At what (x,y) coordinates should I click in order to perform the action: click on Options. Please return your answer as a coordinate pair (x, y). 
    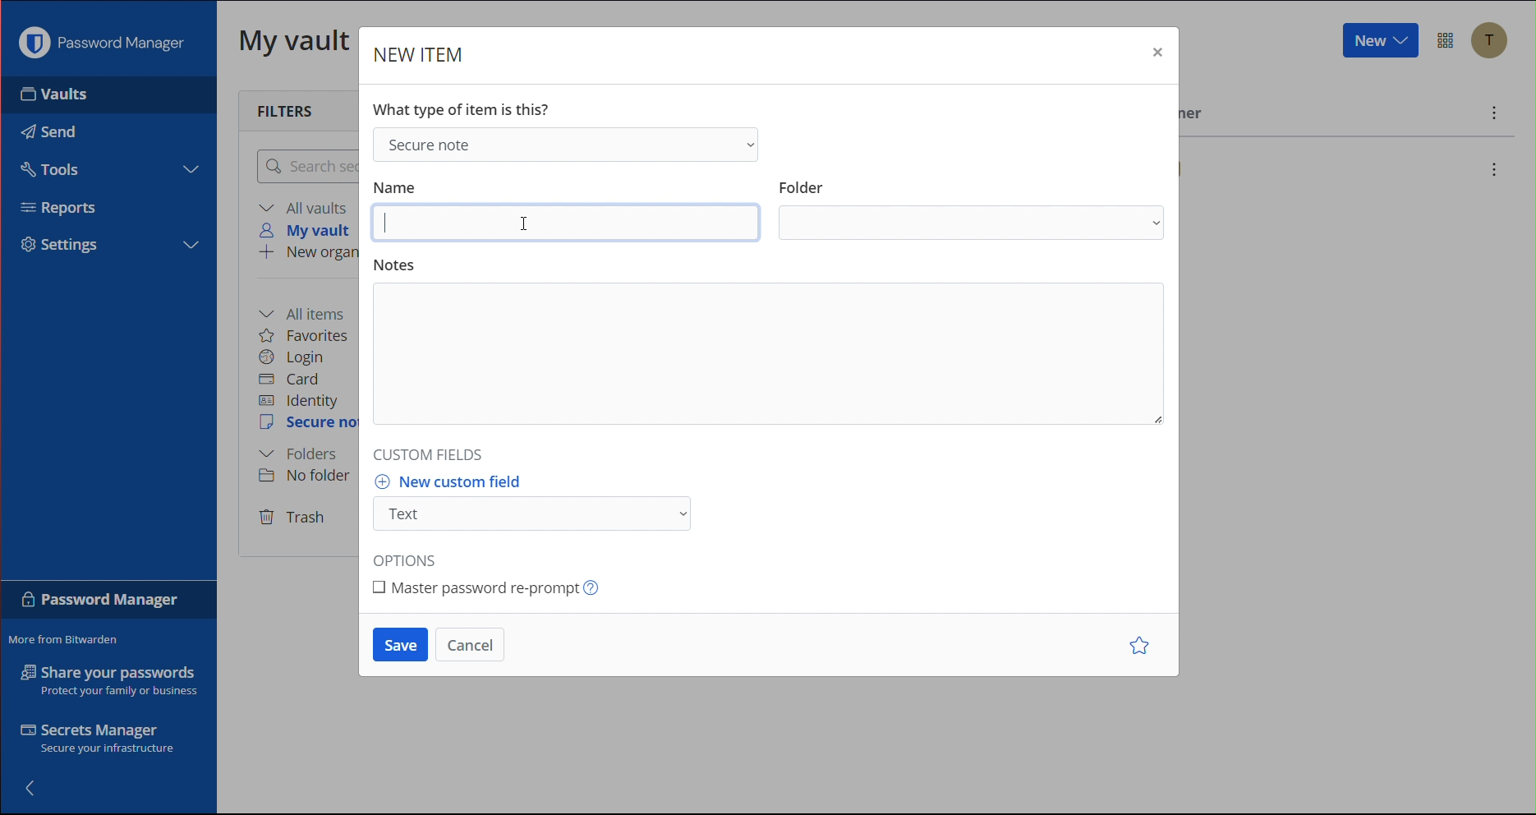
    Looking at the image, I should click on (1447, 41).